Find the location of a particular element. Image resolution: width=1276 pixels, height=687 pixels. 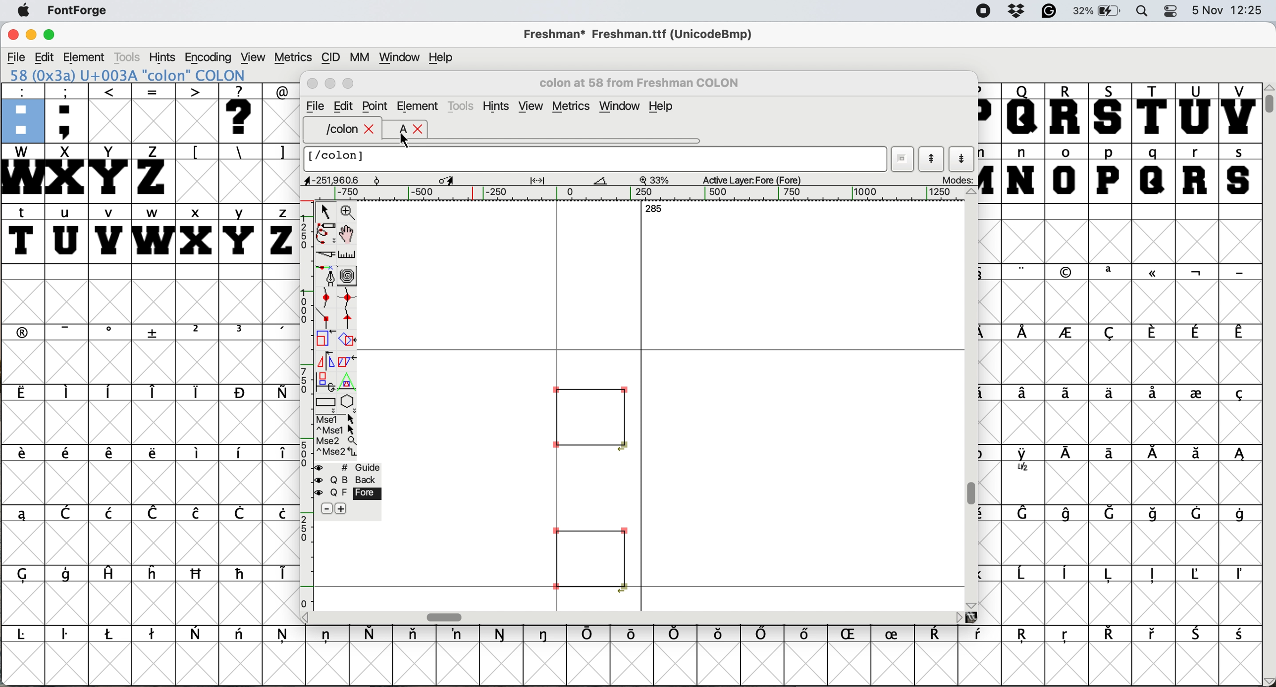

add a point and drag out it corners is located at coordinates (326, 276).